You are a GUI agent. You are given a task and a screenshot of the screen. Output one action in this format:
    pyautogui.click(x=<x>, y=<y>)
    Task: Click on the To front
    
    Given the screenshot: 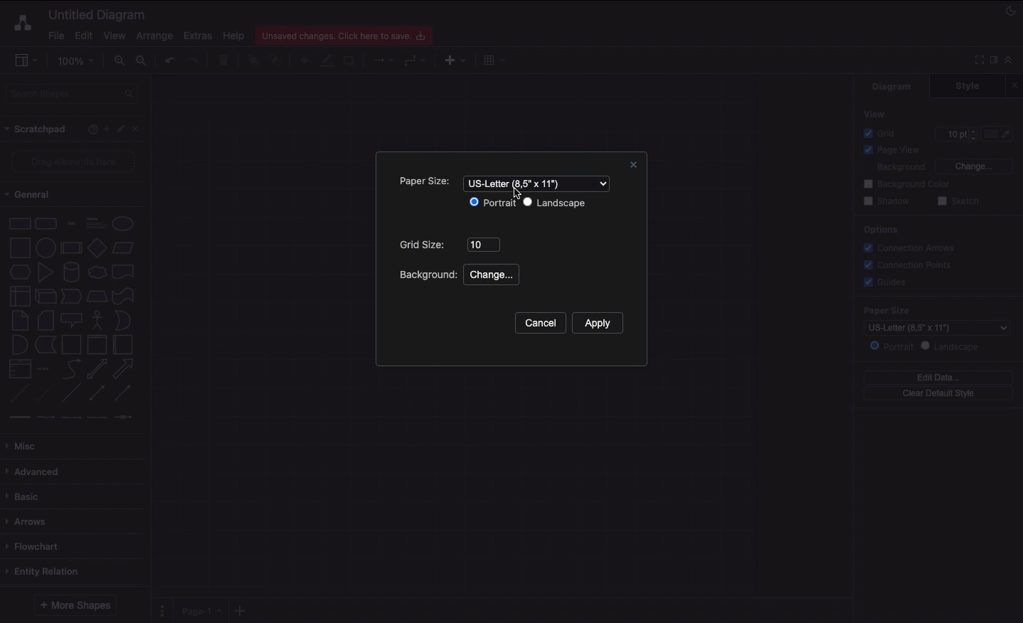 What is the action you would take?
    pyautogui.click(x=253, y=60)
    